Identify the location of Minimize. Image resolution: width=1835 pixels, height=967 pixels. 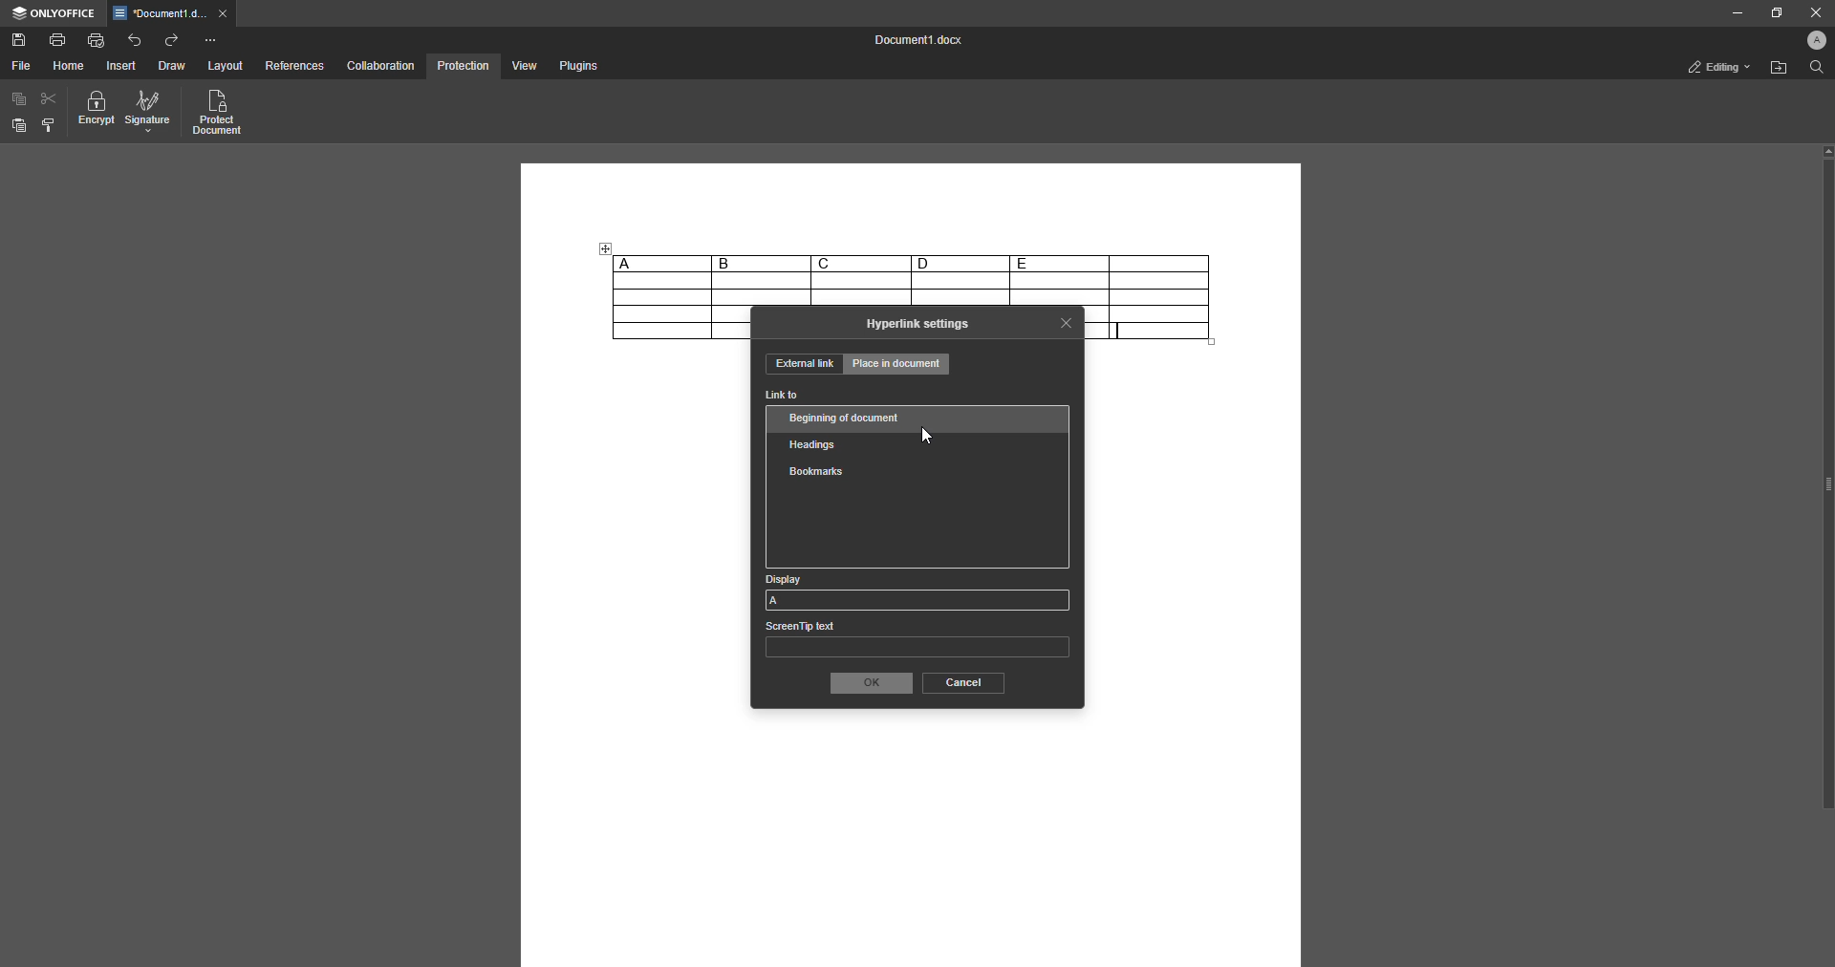
(1731, 13).